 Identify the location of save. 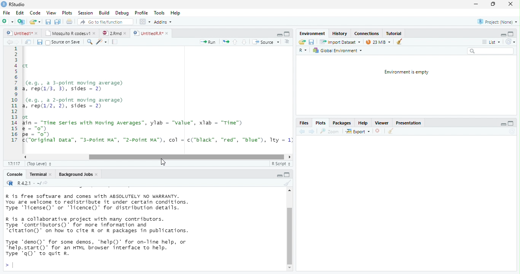
(39, 42).